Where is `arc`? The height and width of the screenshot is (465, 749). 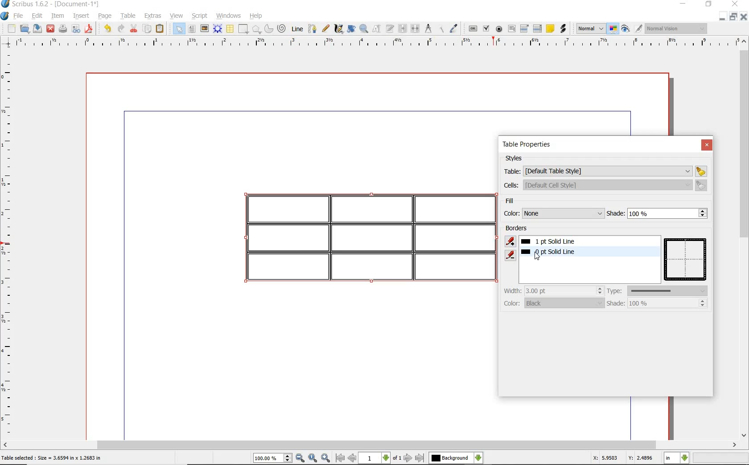
arc is located at coordinates (269, 29).